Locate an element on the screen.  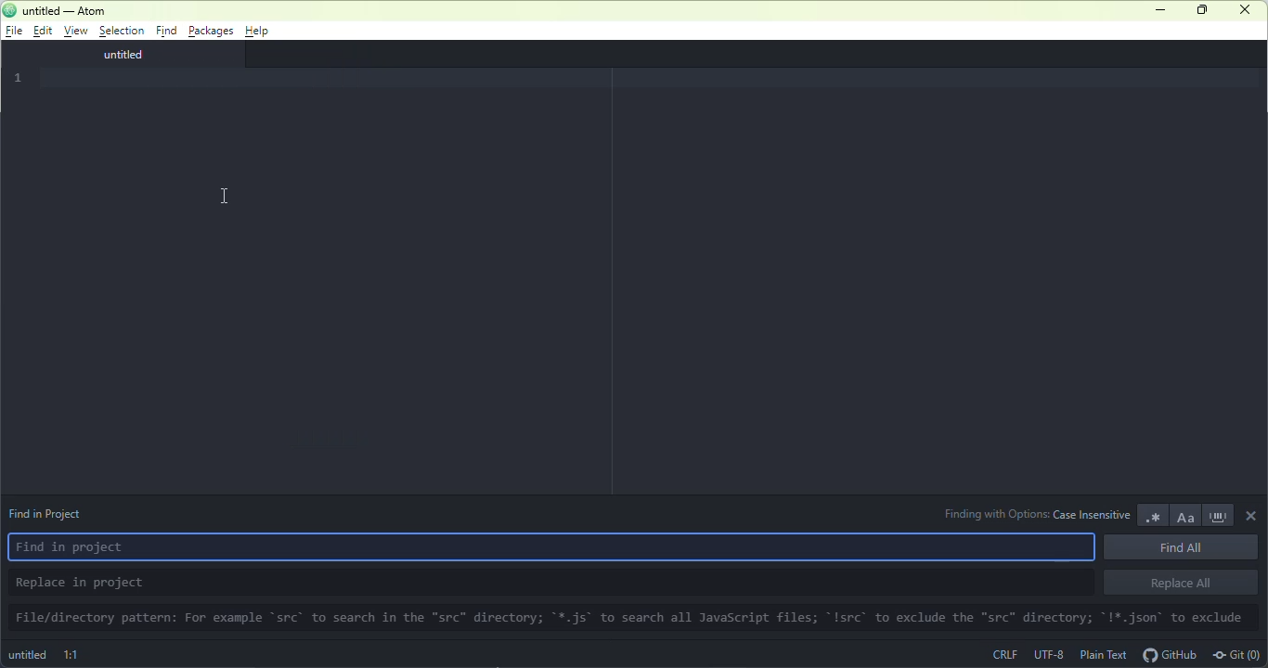
untitled is located at coordinates (110, 56).